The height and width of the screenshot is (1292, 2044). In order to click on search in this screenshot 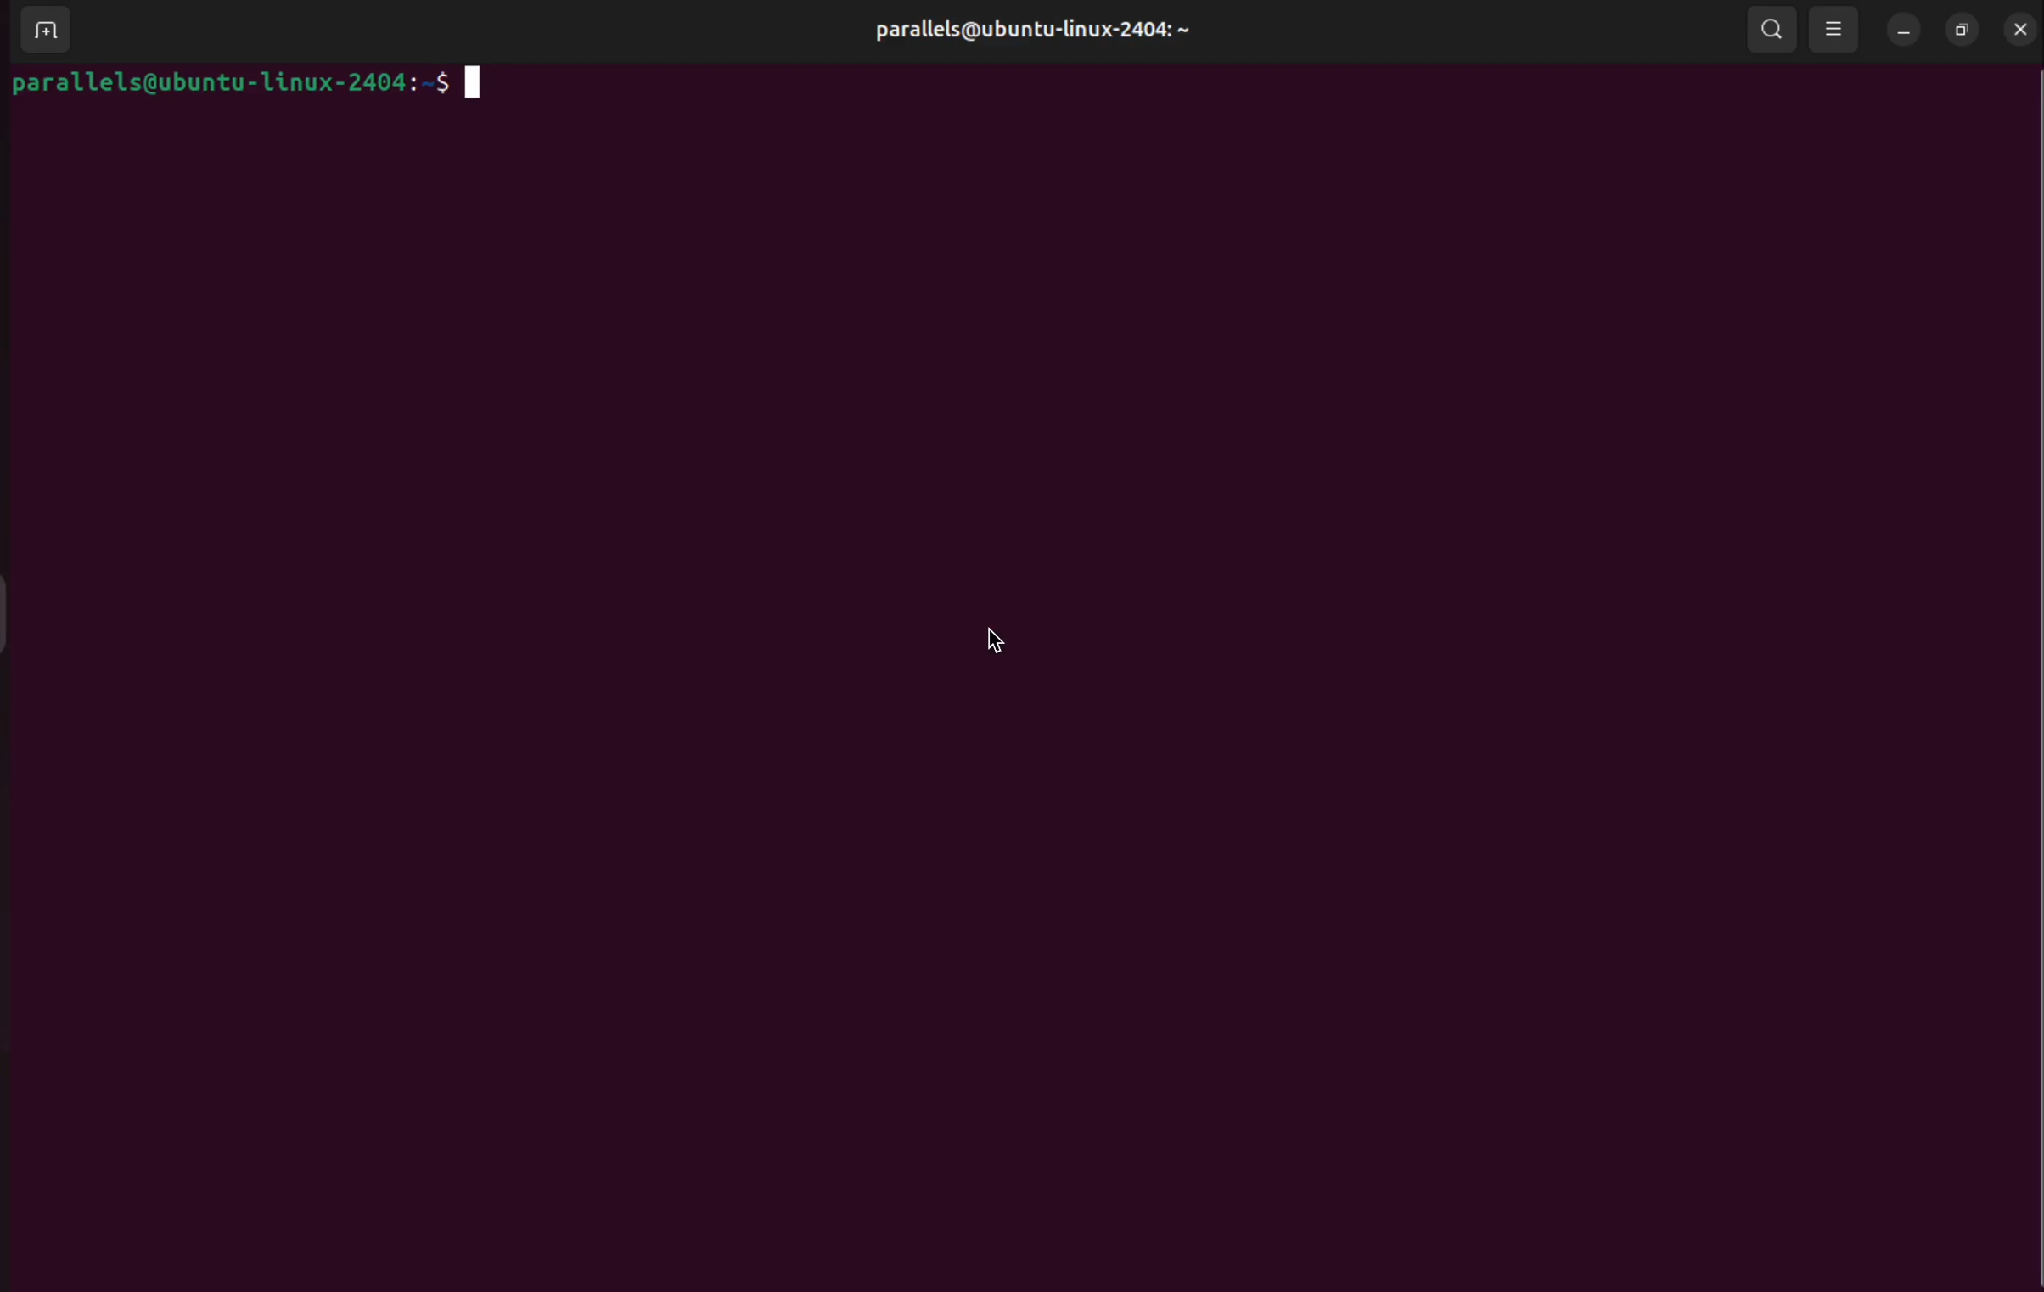, I will do `click(1775, 30)`.